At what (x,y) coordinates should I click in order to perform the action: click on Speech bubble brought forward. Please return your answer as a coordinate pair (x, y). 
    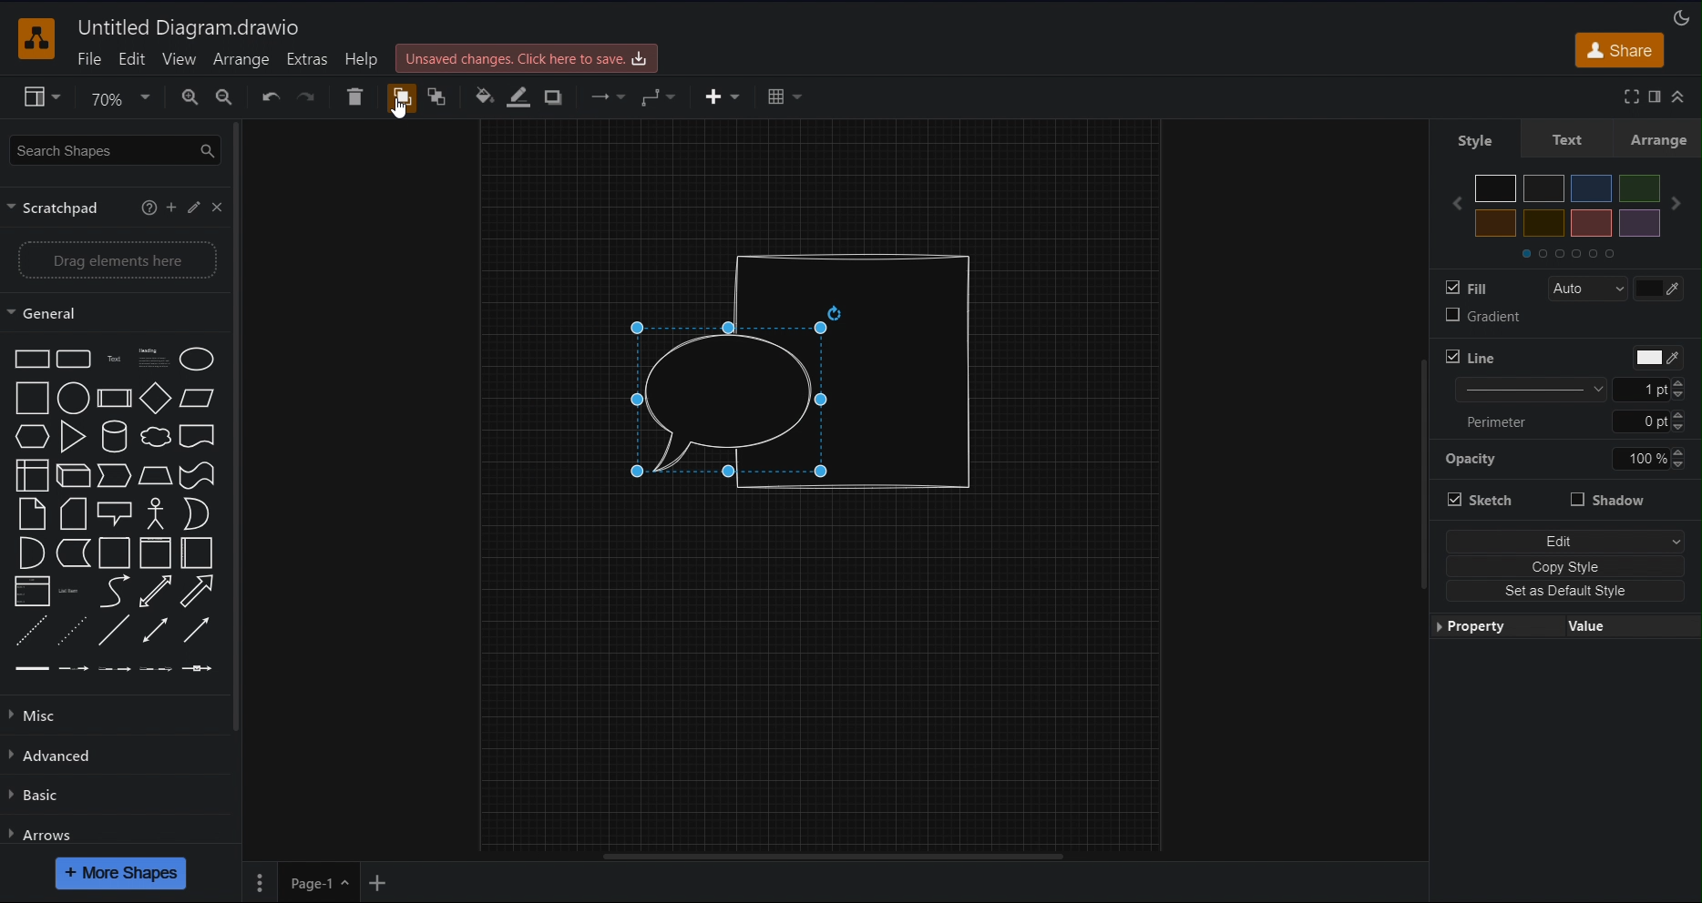
    Looking at the image, I should click on (729, 401).